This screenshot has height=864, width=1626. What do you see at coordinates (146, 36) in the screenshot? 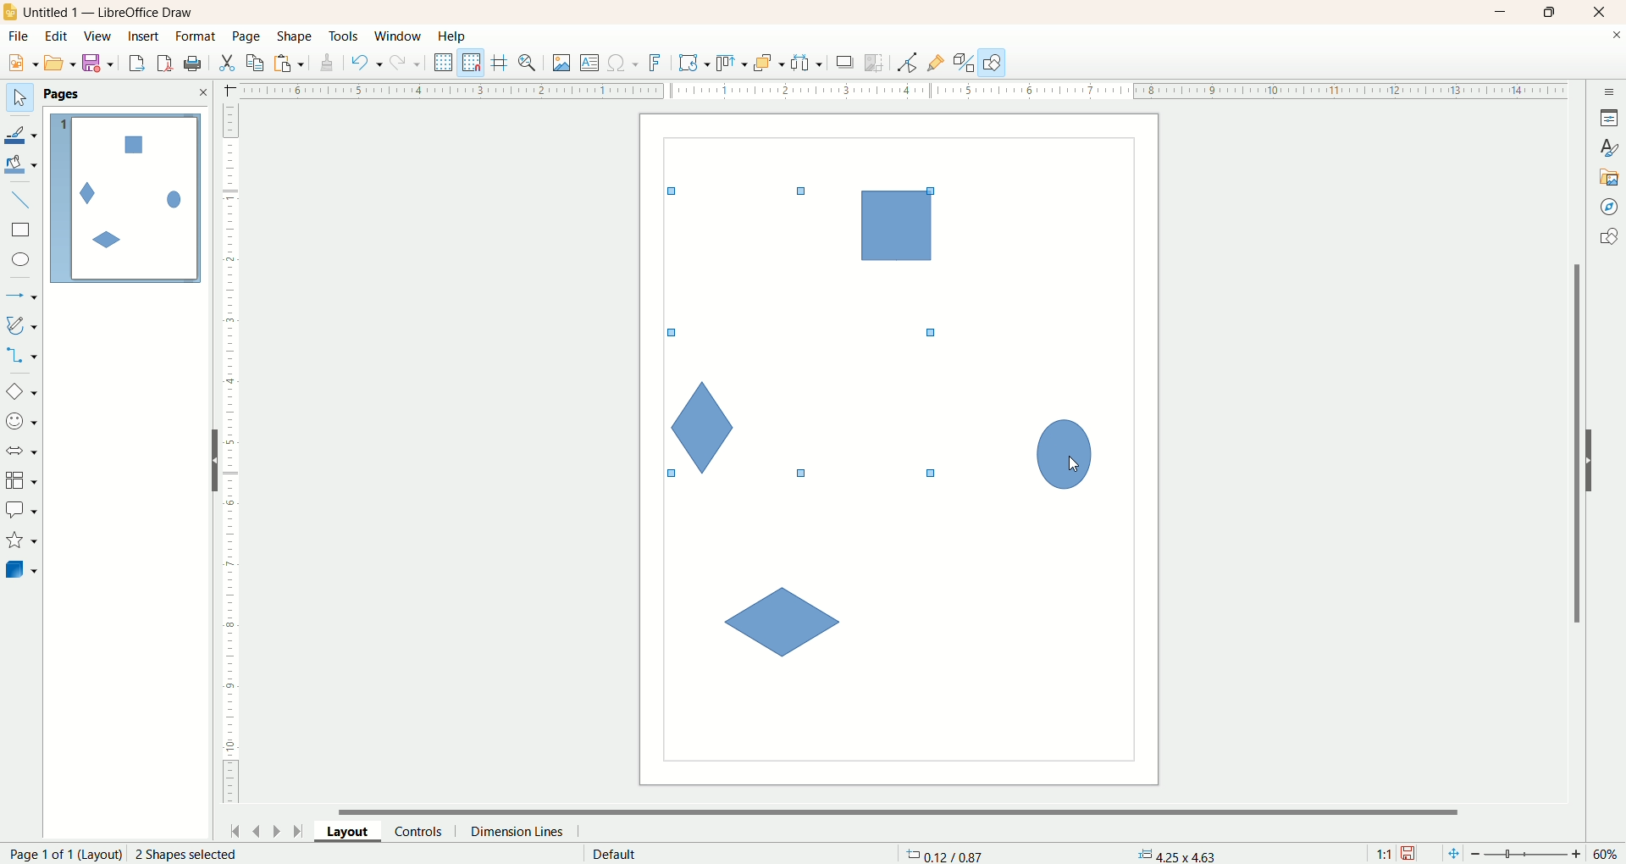
I see `insert` at bounding box center [146, 36].